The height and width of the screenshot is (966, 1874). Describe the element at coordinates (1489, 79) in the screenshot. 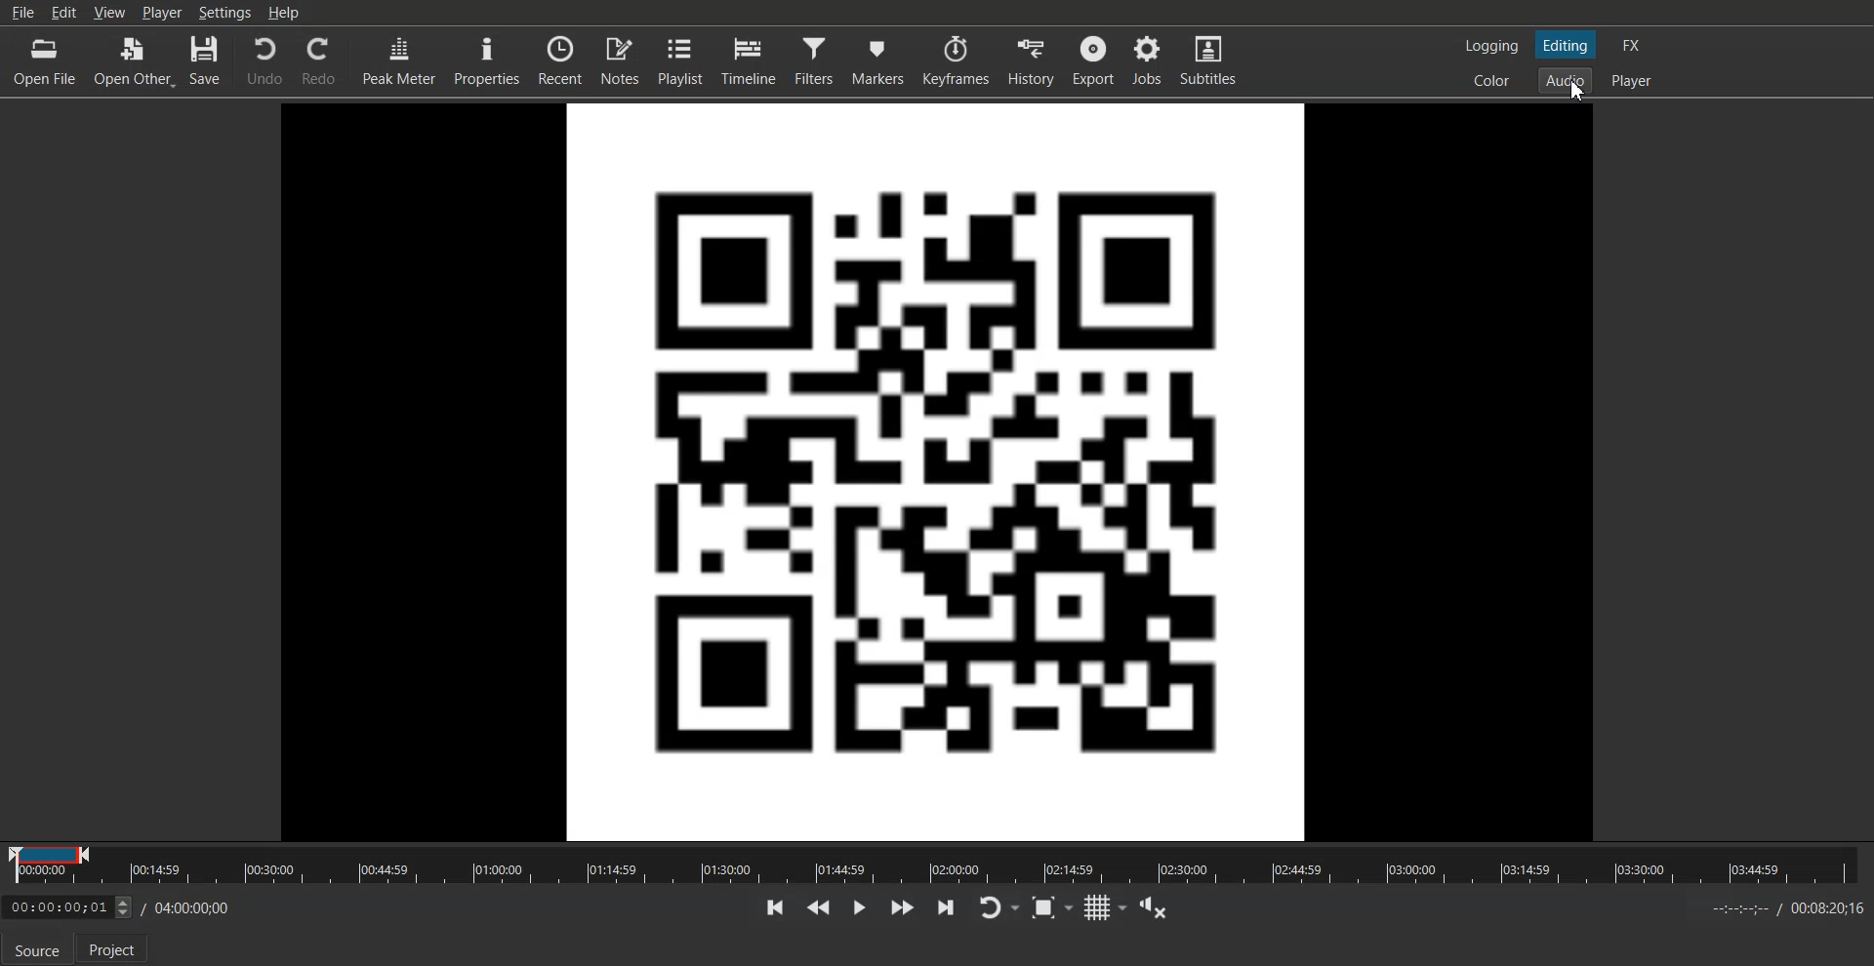

I see `Switch to the color layout` at that location.